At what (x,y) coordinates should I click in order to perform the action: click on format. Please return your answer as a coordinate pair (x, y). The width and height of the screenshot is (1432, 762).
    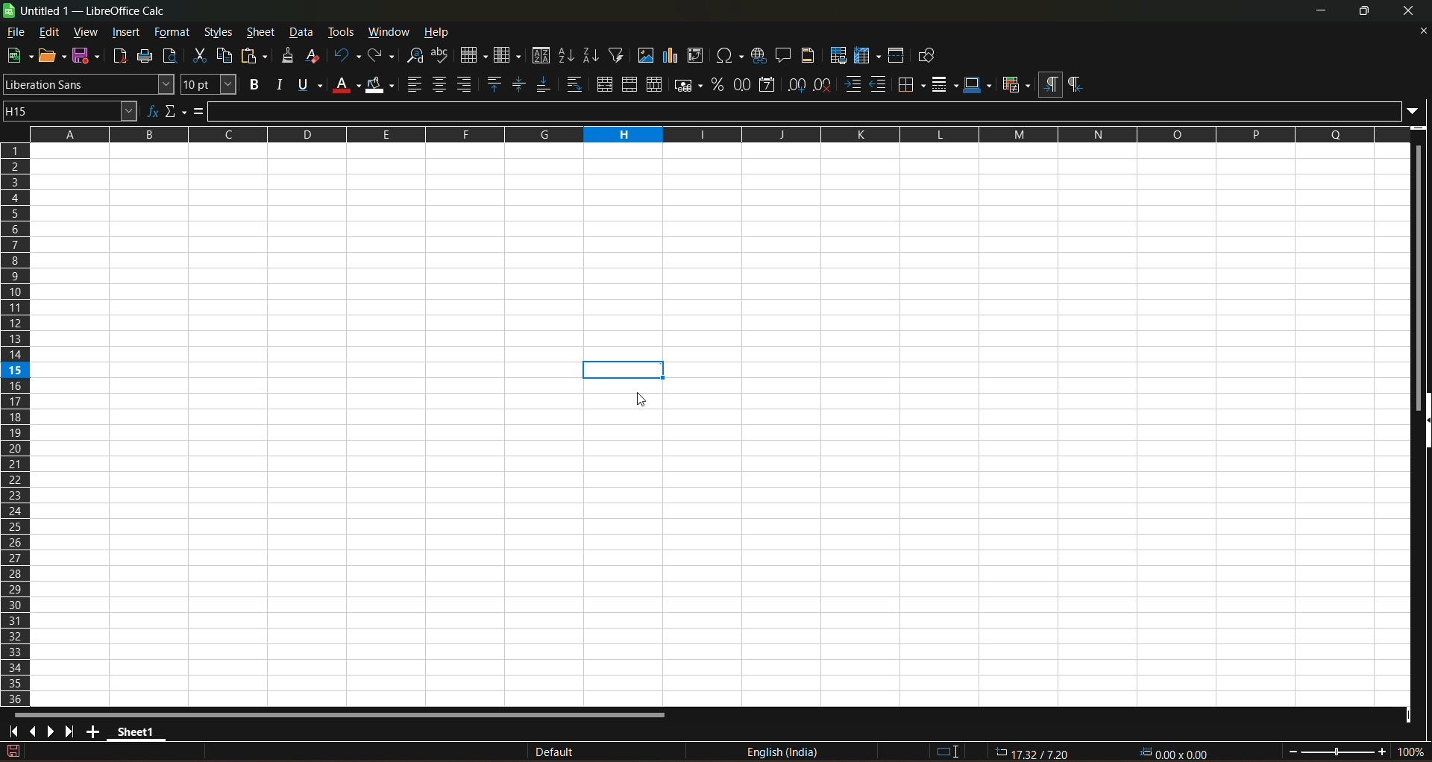
    Looking at the image, I should click on (175, 33).